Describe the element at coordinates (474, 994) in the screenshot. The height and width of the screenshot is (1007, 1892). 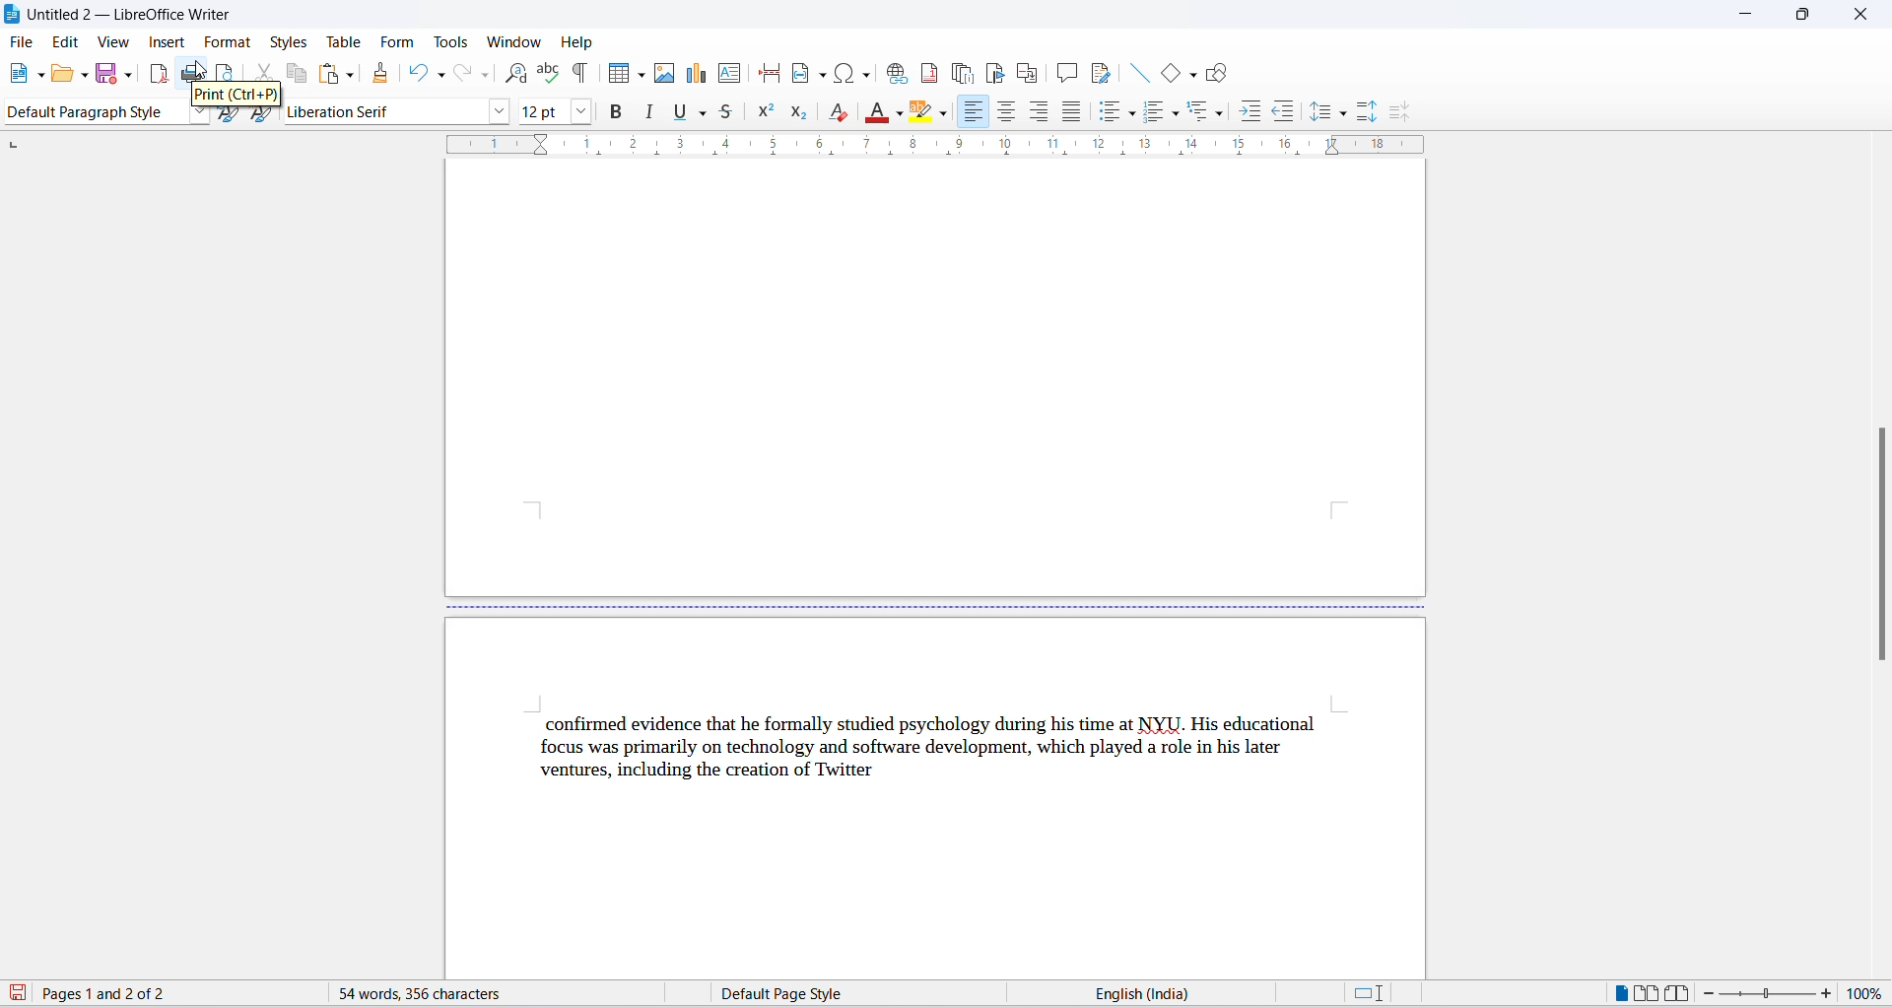
I see `54 words, 356 characters` at that location.